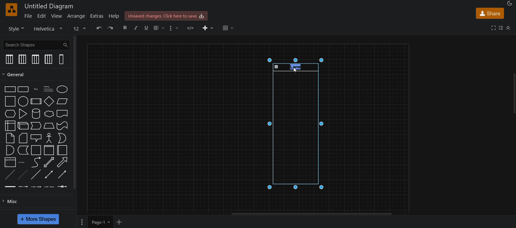 The height and width of the screenshot is (228, 516). What do you see at coordinates (22, 126) in the screenshot?
I see `cube` at bounding box center [22, 126].